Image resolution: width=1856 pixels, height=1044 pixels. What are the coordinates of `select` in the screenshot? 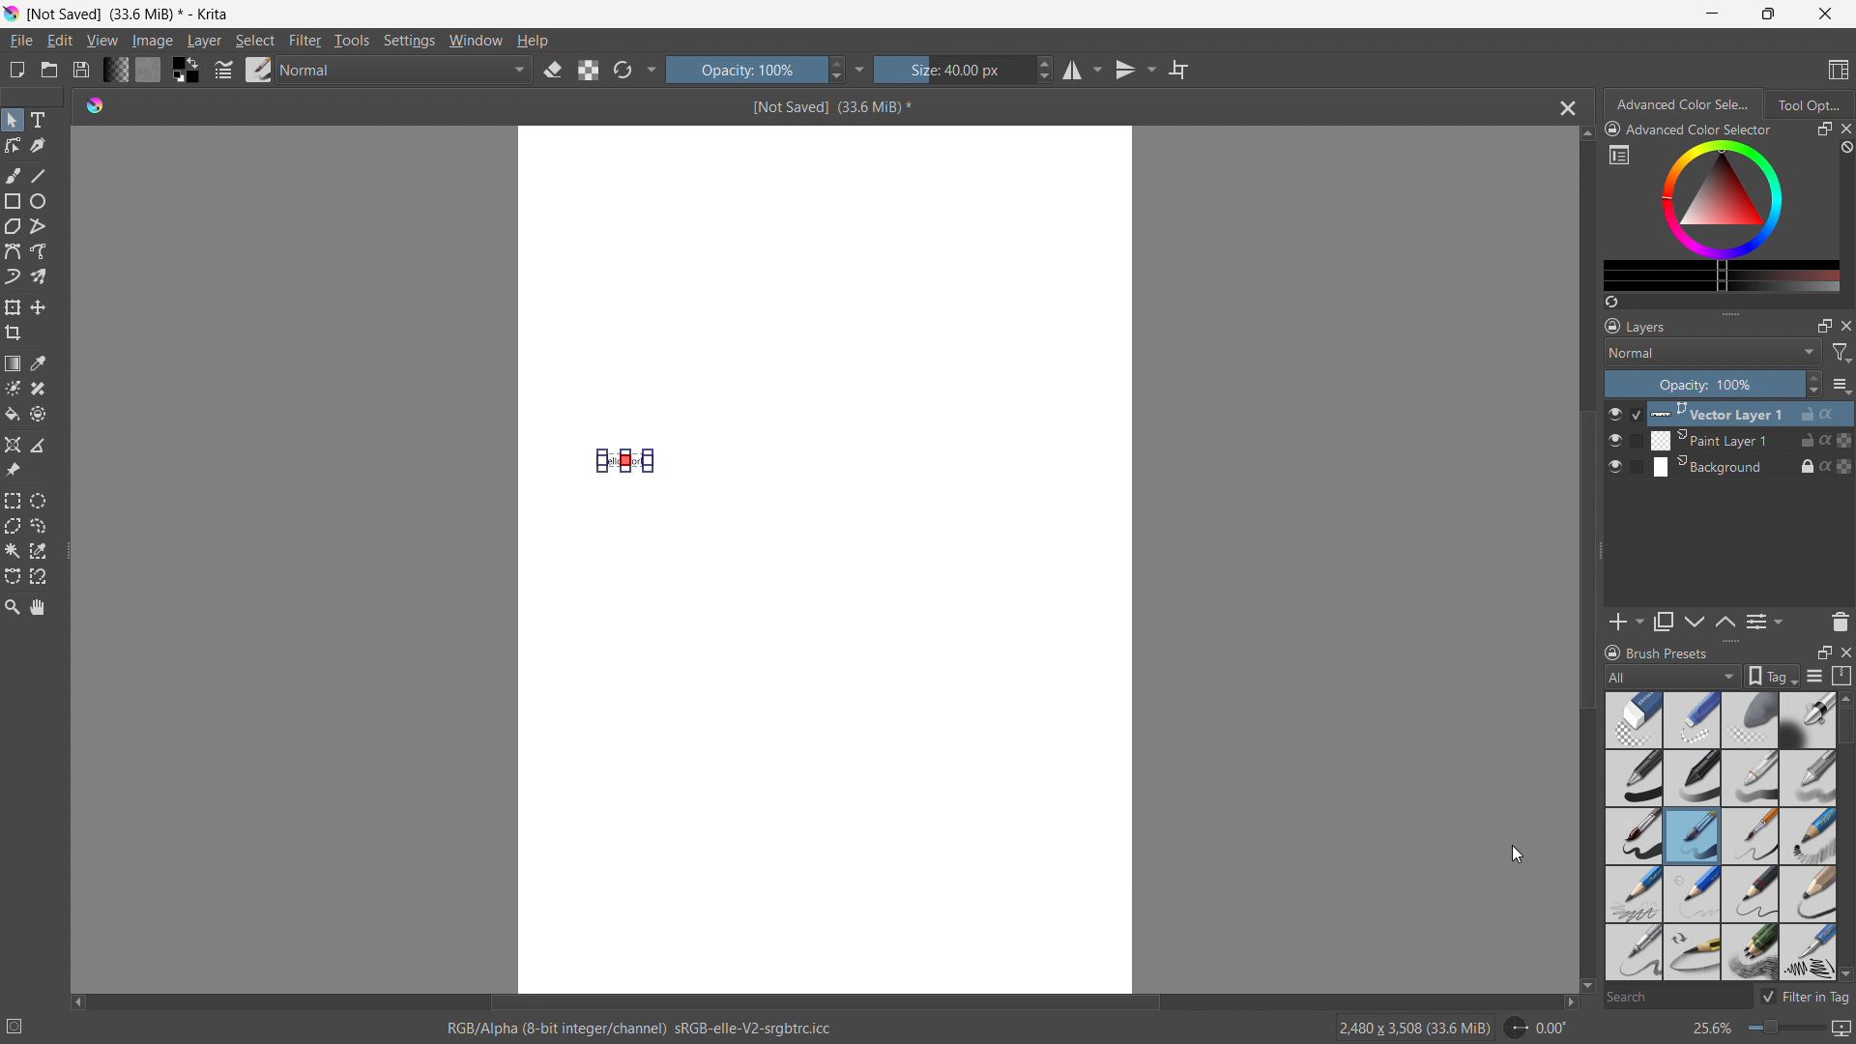 It's located at (254, 41).